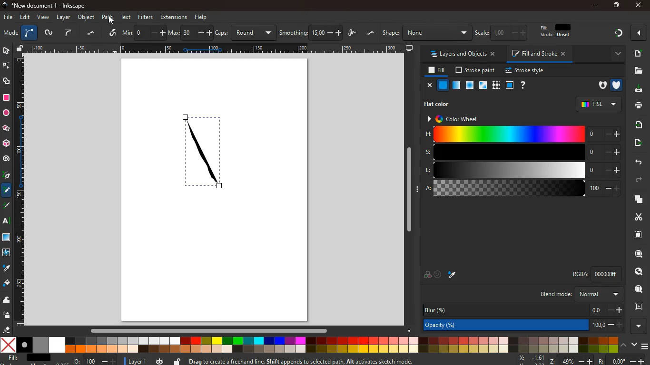 The height and width of the screenshot is (365, 650). Describe the element at coordinates (146, 17) in the screenshot. I see `filters` at that location.